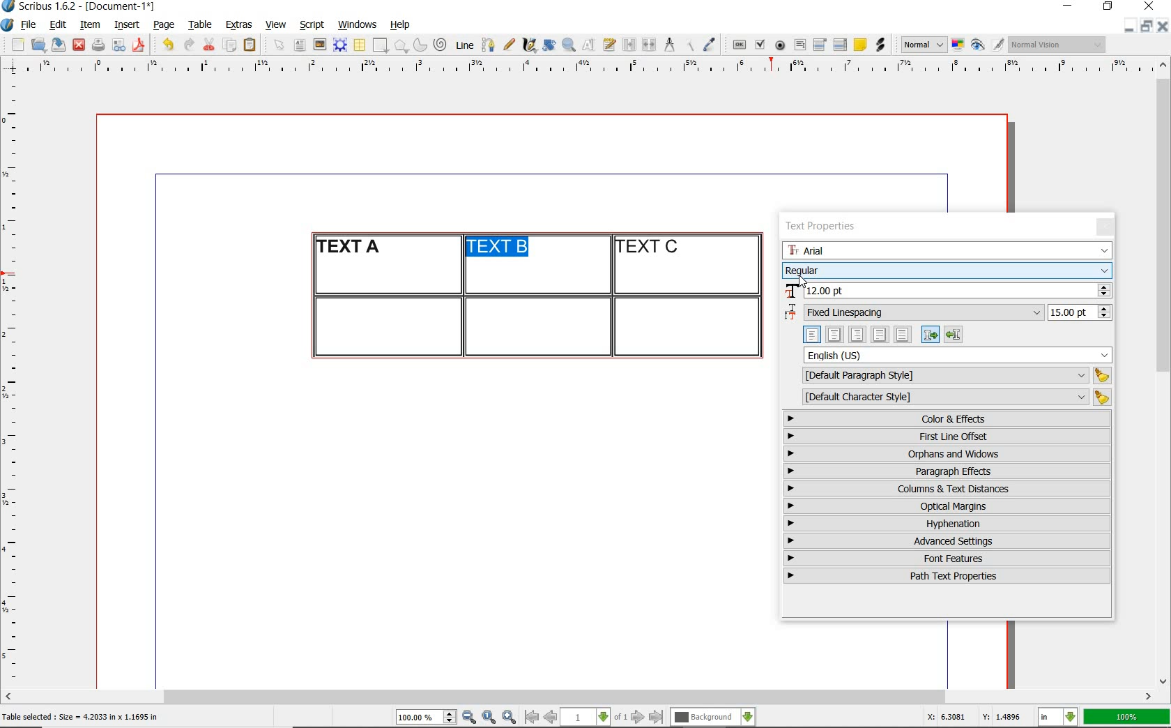  What do you see at coordinates (360, 45) in the screenshot?
I see `table` at bounding box center [360, 45].